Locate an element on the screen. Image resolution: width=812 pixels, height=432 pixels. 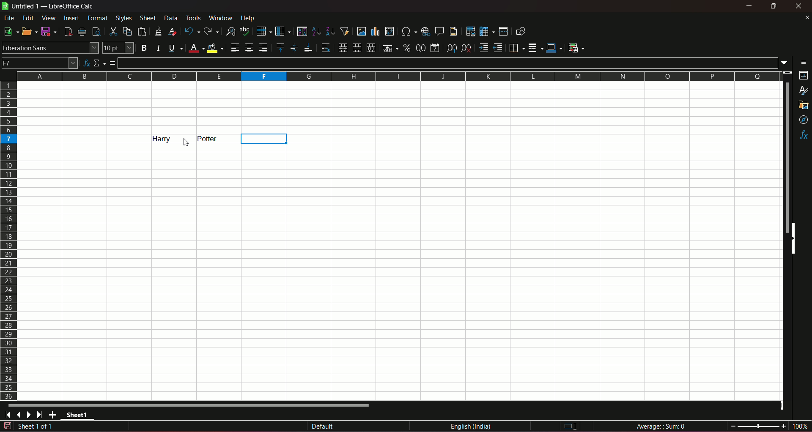
font name is located at coordinates (50, 47).